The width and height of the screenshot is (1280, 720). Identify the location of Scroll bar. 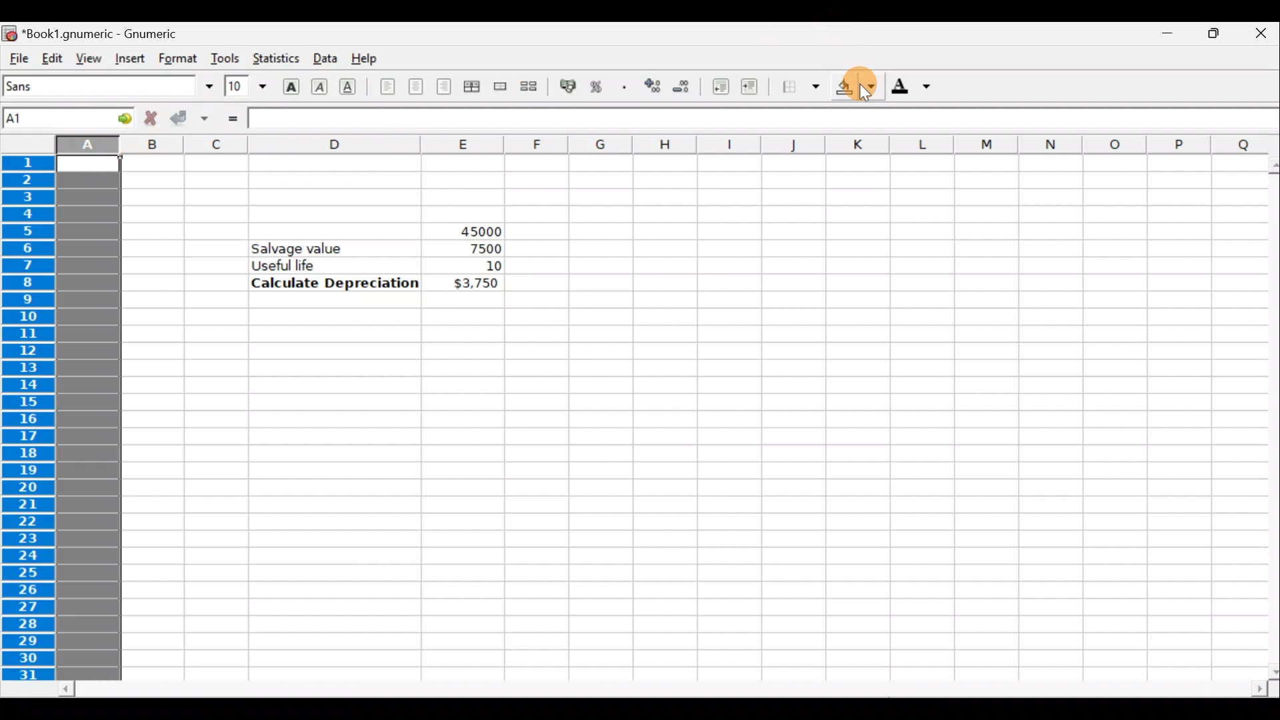
(664, 689).